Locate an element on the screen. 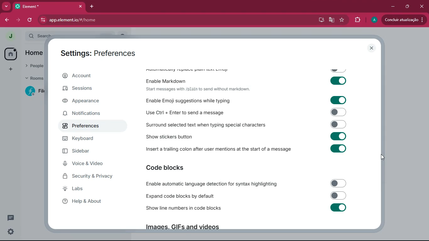 The width and height of the screenshot is (429, 241). forward is located at coordinates (19, 20).